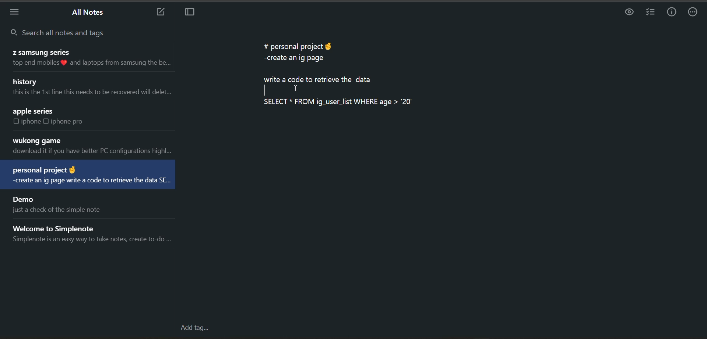 Image resolution: width=707 pixels, height=339 pixels. What do you see at coordinates (672, 12) in the screenshot?
I see `info` at bounding box center [672, 12].